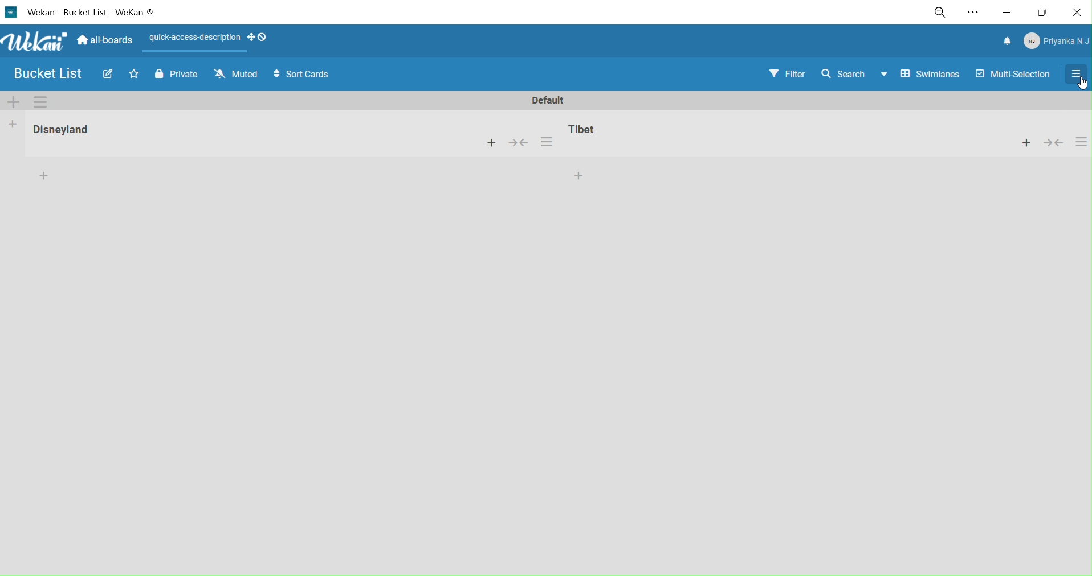 The height and width of the screenshot is (576, 1092). What do you see at coordinates (194, 39) in the screenshot?
I see `quick access description` at bounding box center [194, 39].